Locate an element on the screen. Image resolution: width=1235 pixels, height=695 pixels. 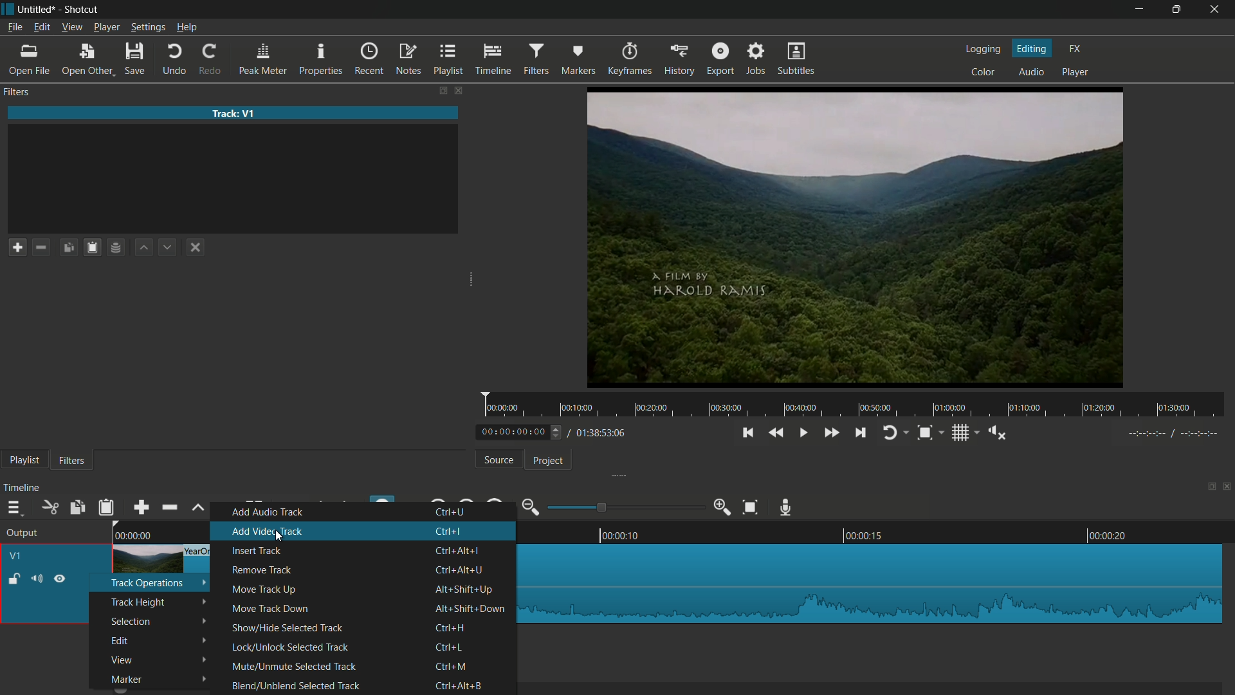
quickly play forward is located at coordinates (829, 432).